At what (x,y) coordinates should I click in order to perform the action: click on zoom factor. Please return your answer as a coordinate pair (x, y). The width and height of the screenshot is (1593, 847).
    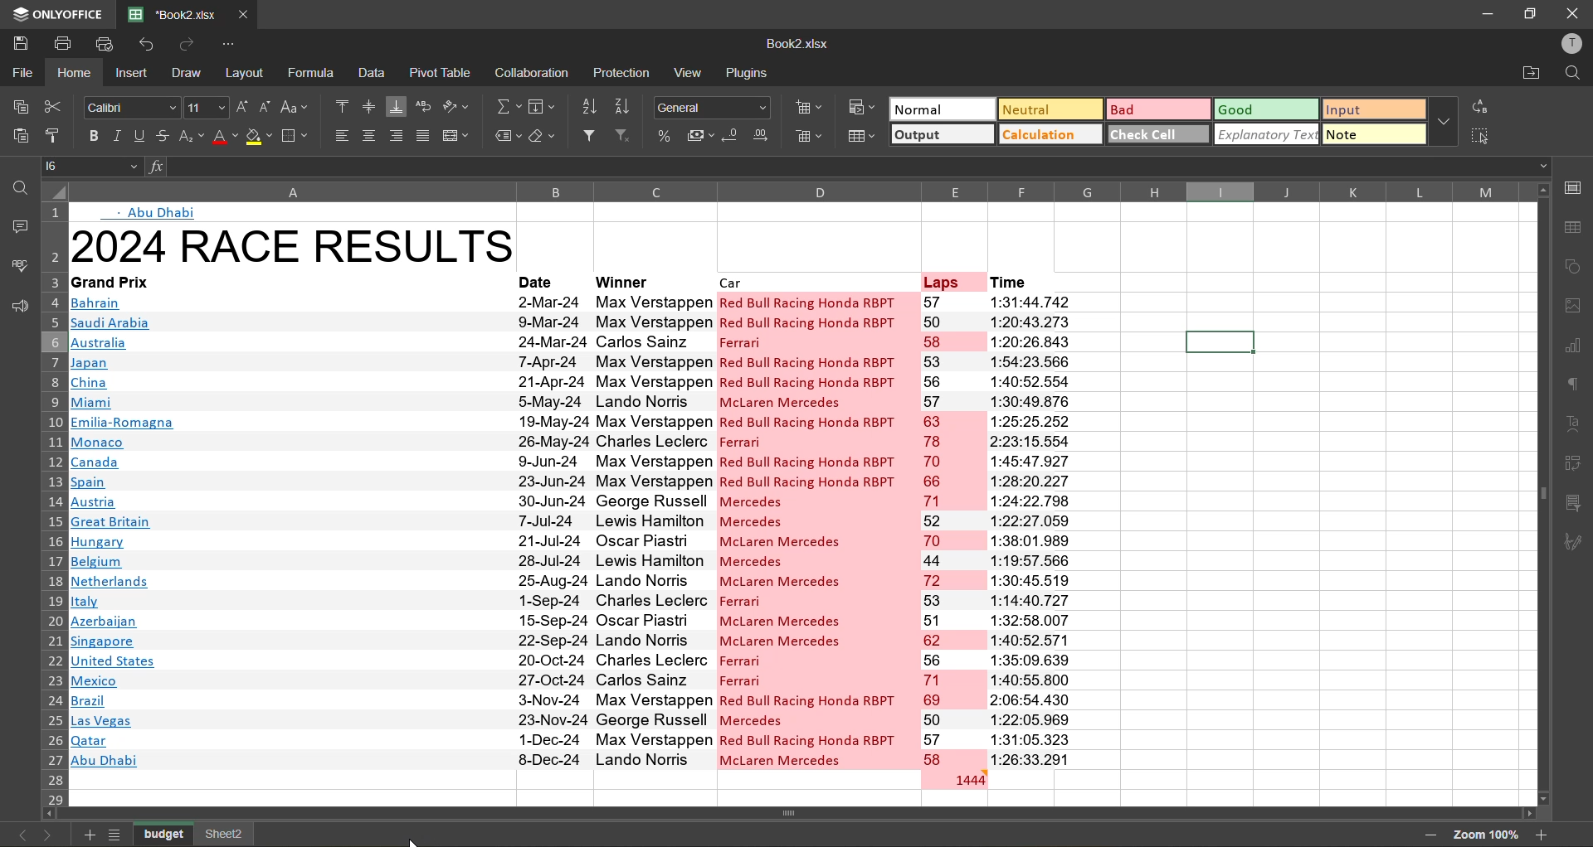
    Looking at the image, I should click on (1484, 835).